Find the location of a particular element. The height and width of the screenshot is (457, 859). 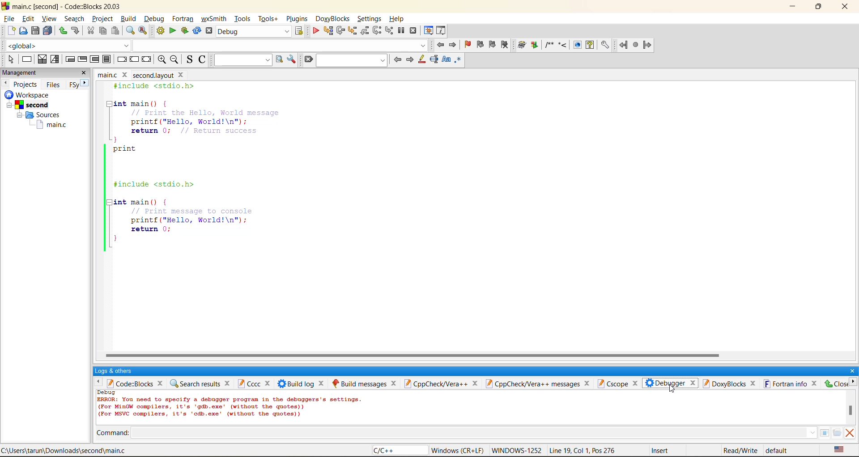

right menu is located at coordinates (854, 384).